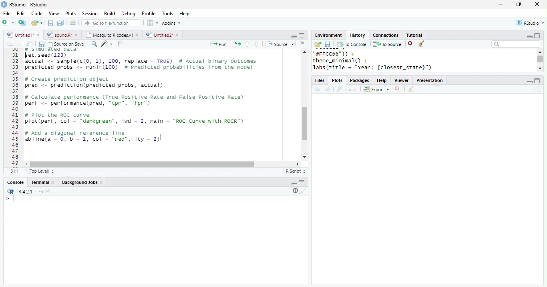 The height and width of the screenshot is (287, 547). Describe the element at coordinates (539, 52) in the screenshot. I see `scroll up` at that location.